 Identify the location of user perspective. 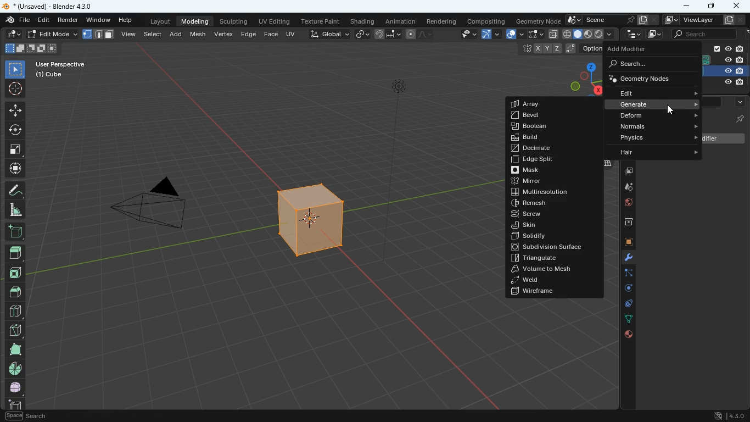
(59, 69).